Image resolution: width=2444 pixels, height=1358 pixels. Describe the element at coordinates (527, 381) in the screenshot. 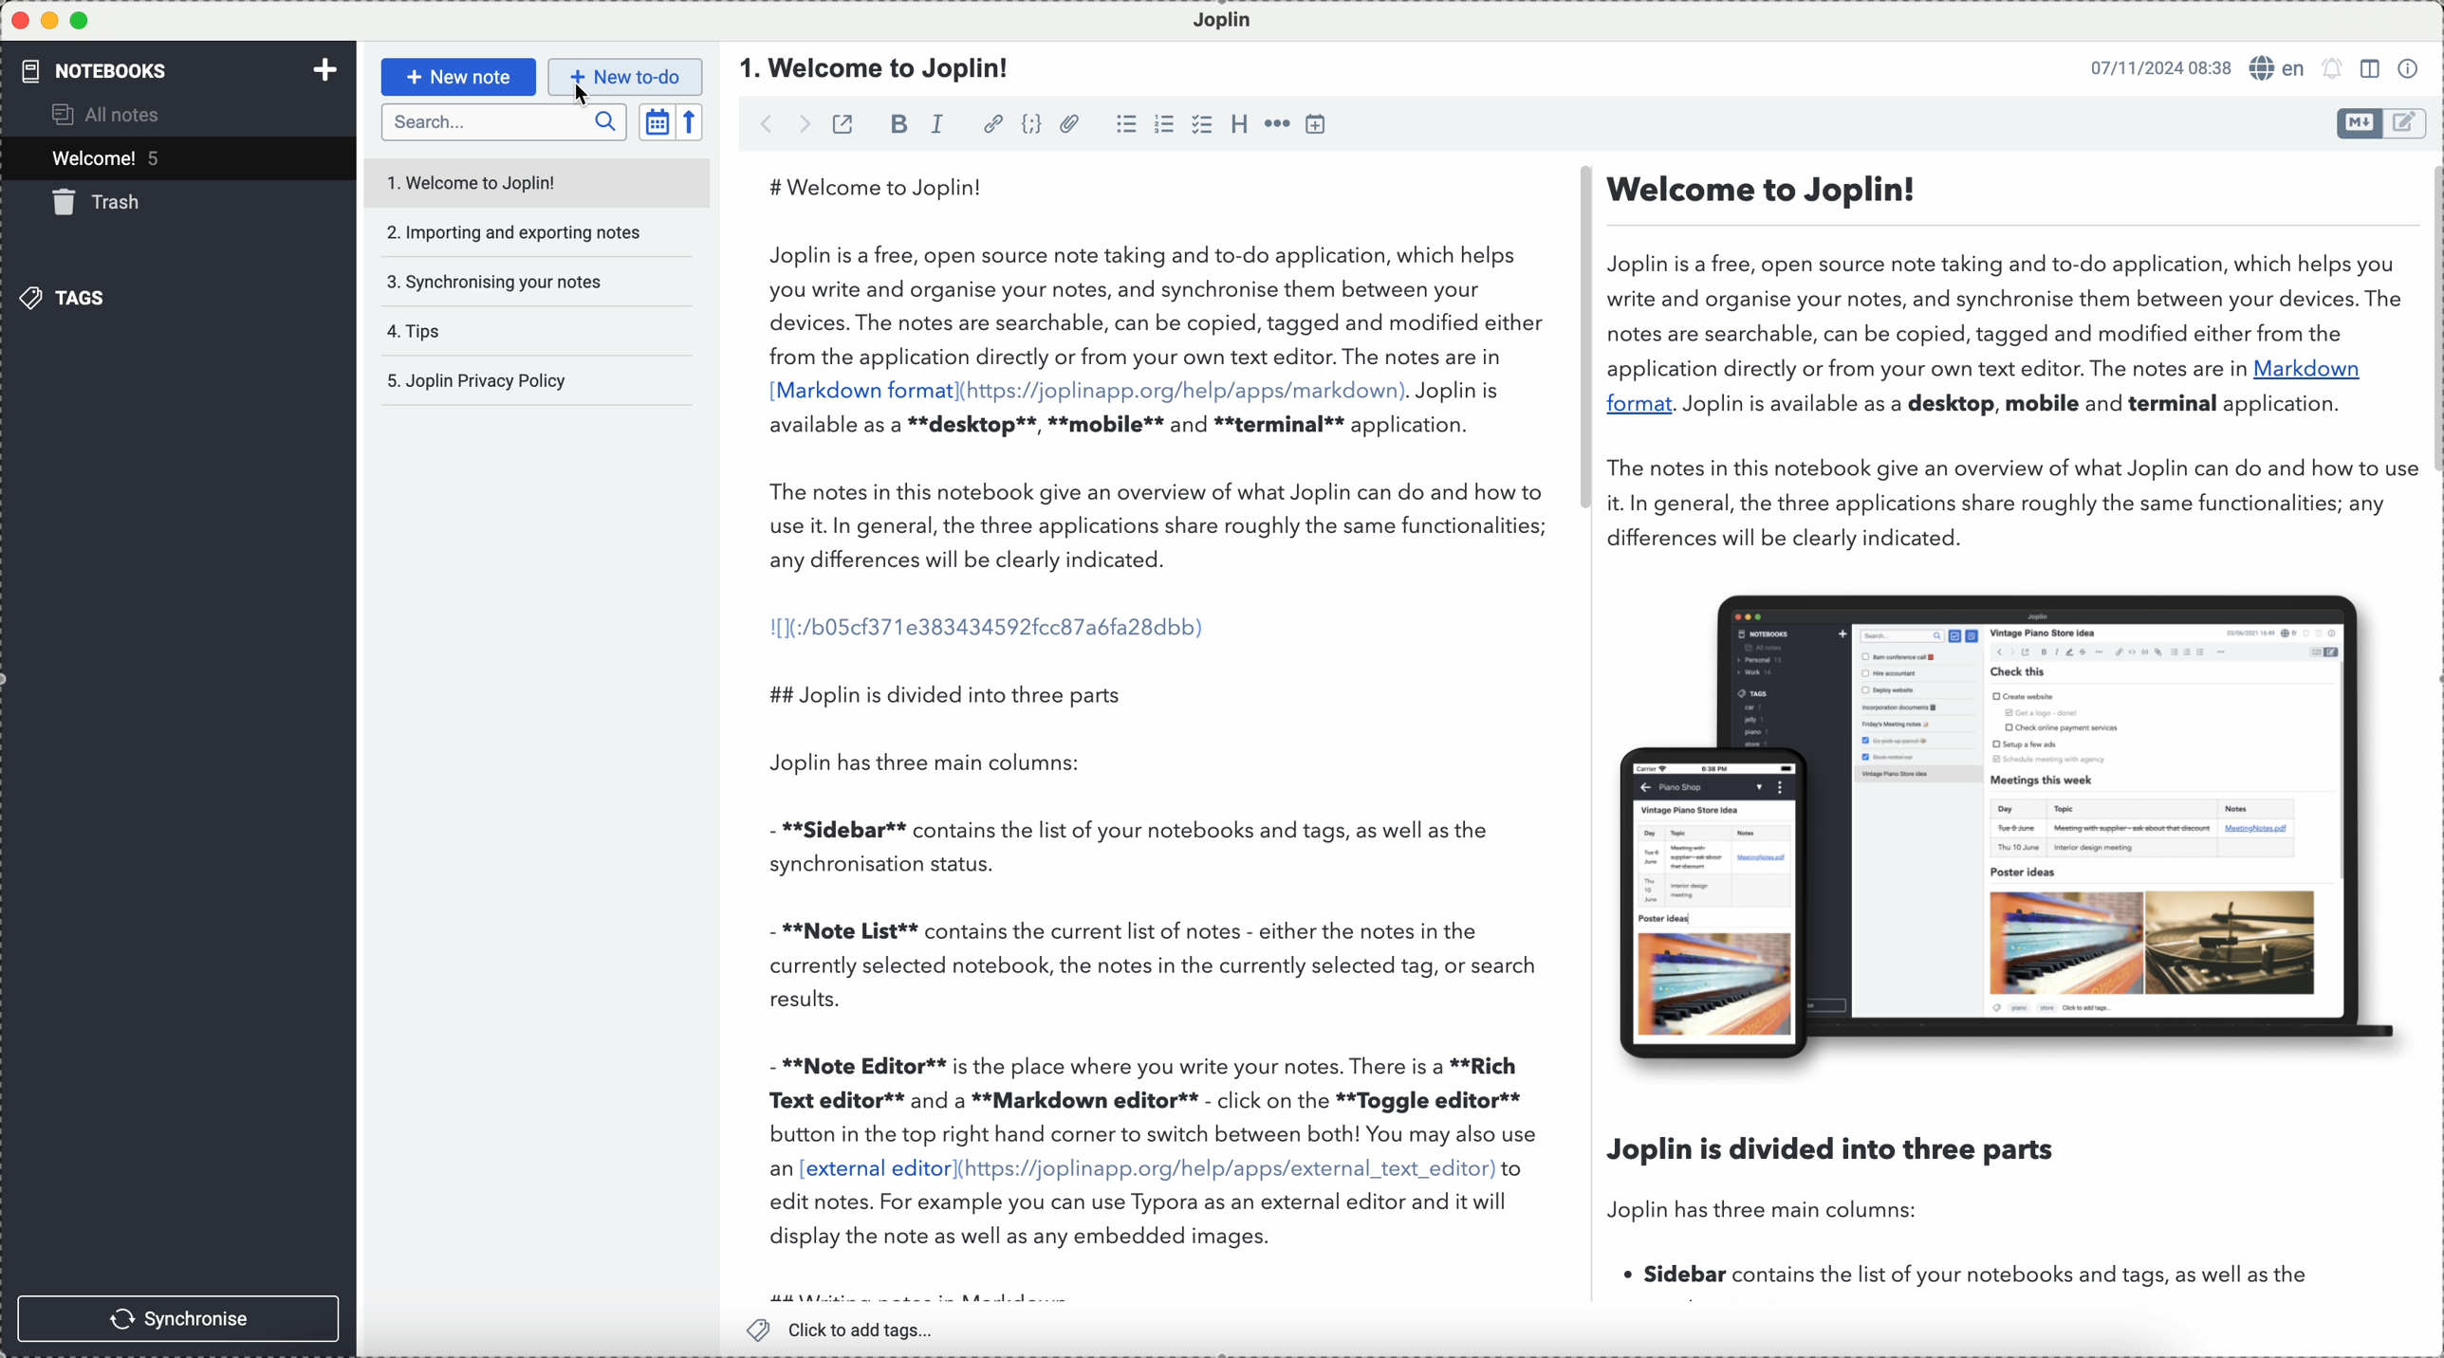

I see `Joplin privacy policy` at that location.